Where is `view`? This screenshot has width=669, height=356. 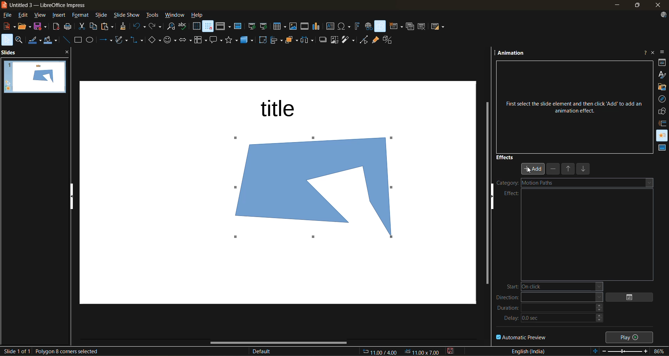
view is located at coordinates (40, 16).